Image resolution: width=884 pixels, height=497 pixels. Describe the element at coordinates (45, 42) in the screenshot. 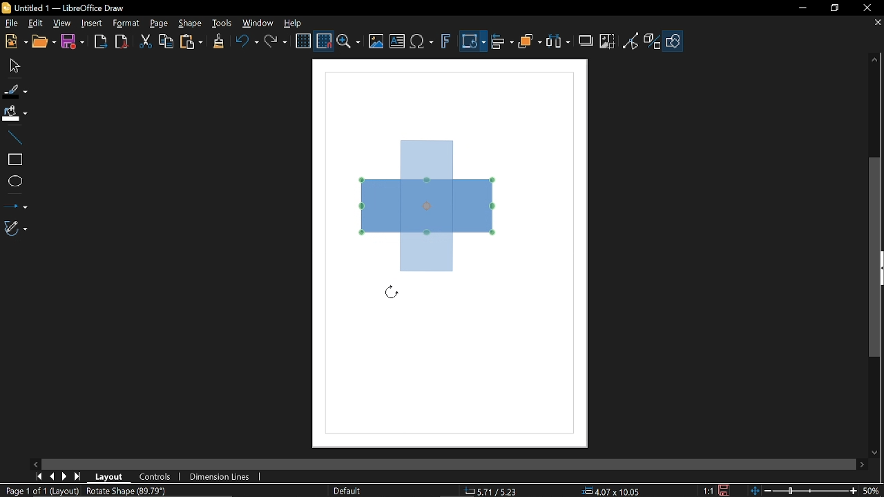

I see `Open` at that location.